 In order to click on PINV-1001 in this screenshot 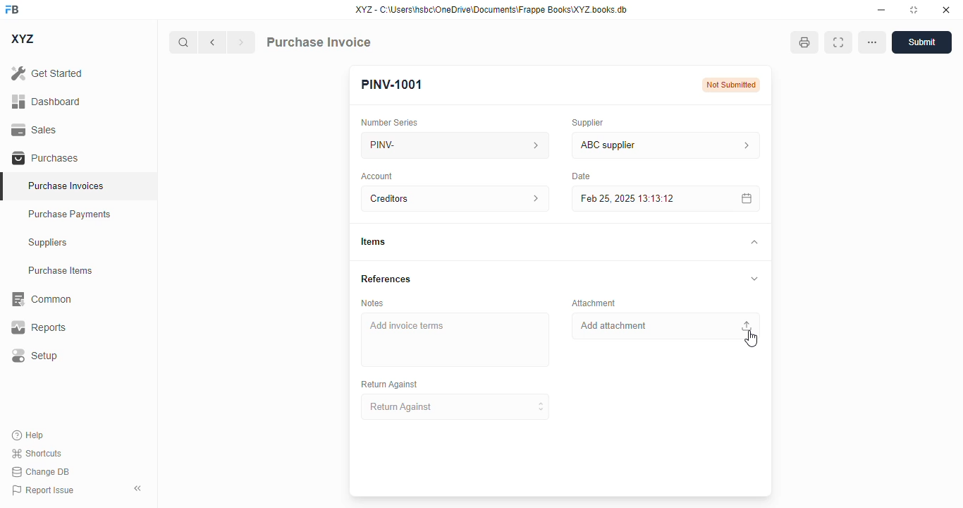, I will do `click(392, 85)`.